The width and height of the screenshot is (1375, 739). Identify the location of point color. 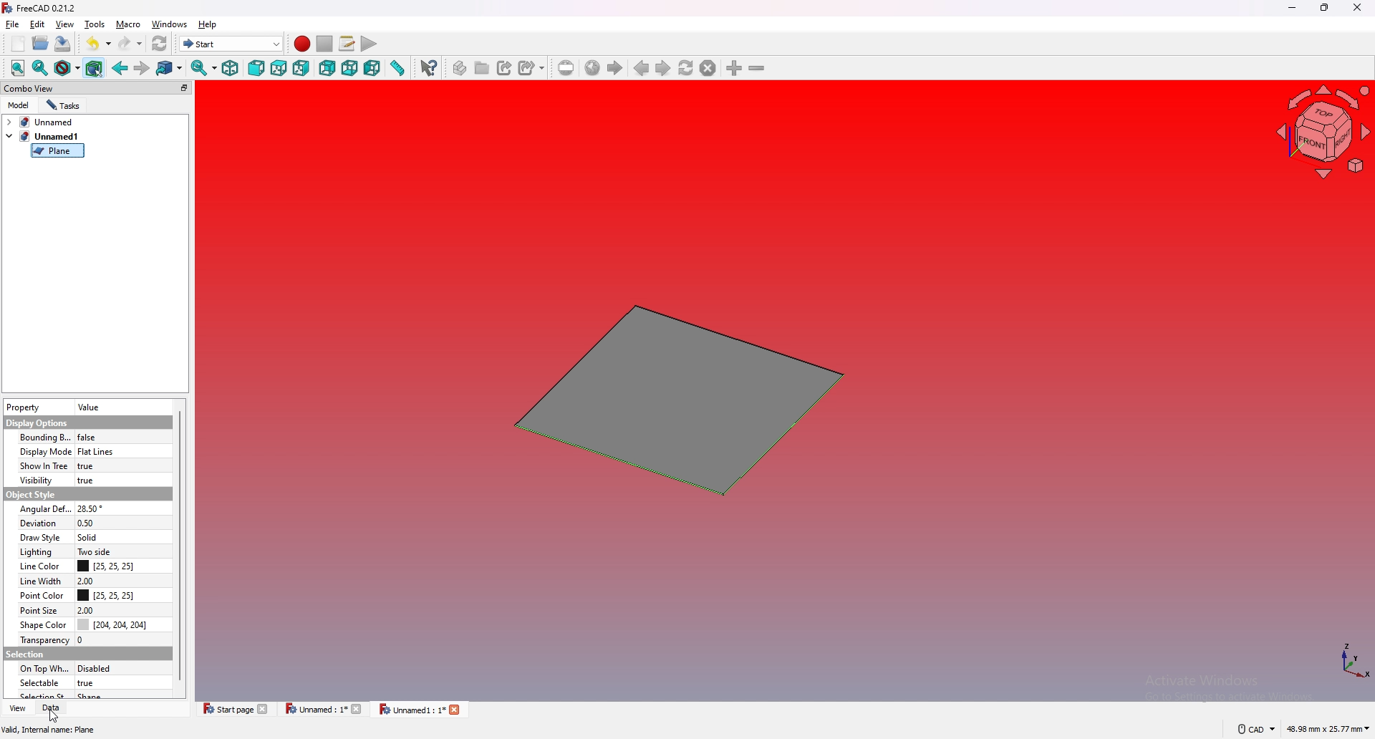
(41, 595).